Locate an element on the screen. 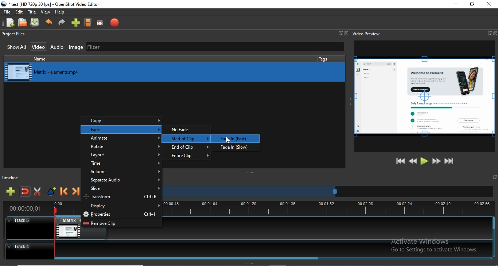 The height and width of the screenshot is (266, 498). Choose profiles is located at coordinates (88, 23).